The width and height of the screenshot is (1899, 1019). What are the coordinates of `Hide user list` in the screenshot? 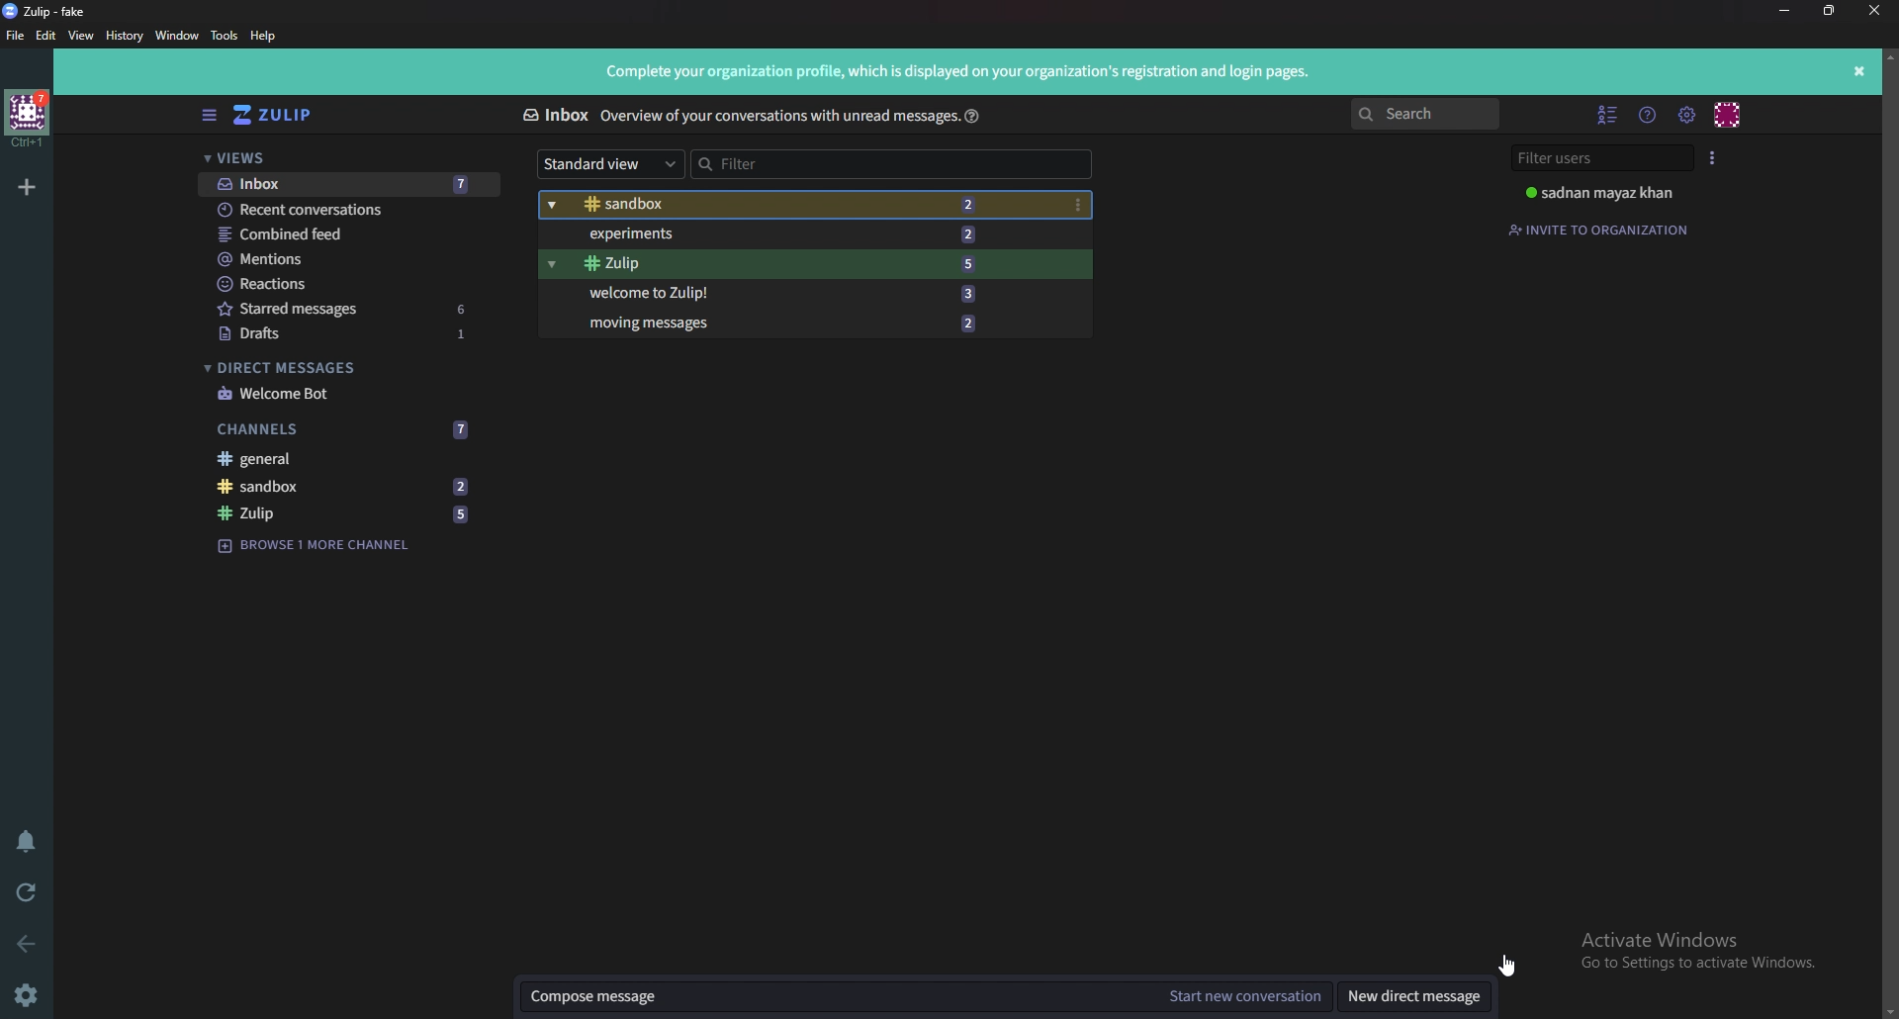 It's located at (1608, 114).